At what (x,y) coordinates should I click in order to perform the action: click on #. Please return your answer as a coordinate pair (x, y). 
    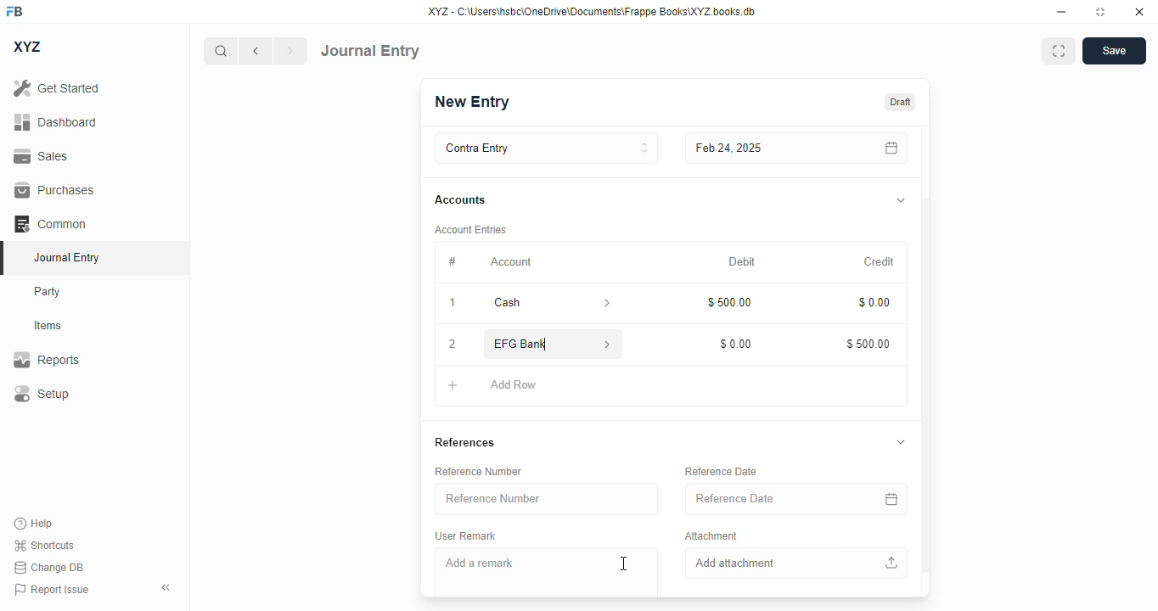
    Looking at the image, I should click on (452, 263).